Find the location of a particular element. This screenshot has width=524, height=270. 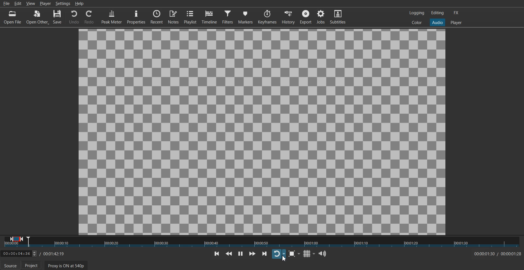

Toggle player looping is located at coordinates (279, 254).